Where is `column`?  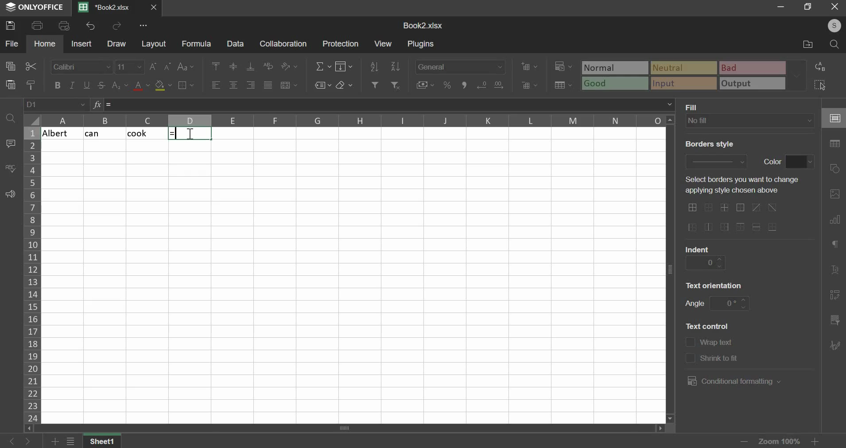 column is located at coordinates (31, 274).